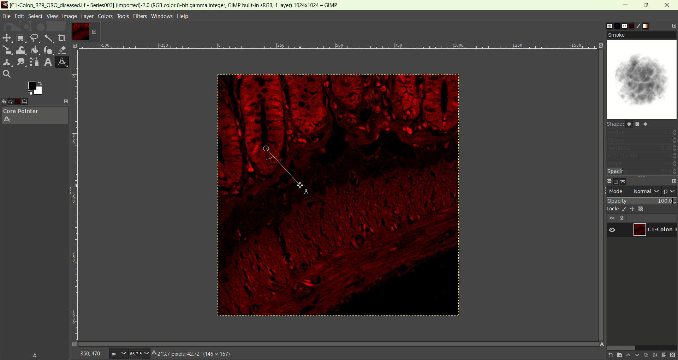 The width and height of the screenshot is (678, 360). What do you see at coordinates (606, 181) in the screenshot?
I see `layers` at bounding box center [606, 181].